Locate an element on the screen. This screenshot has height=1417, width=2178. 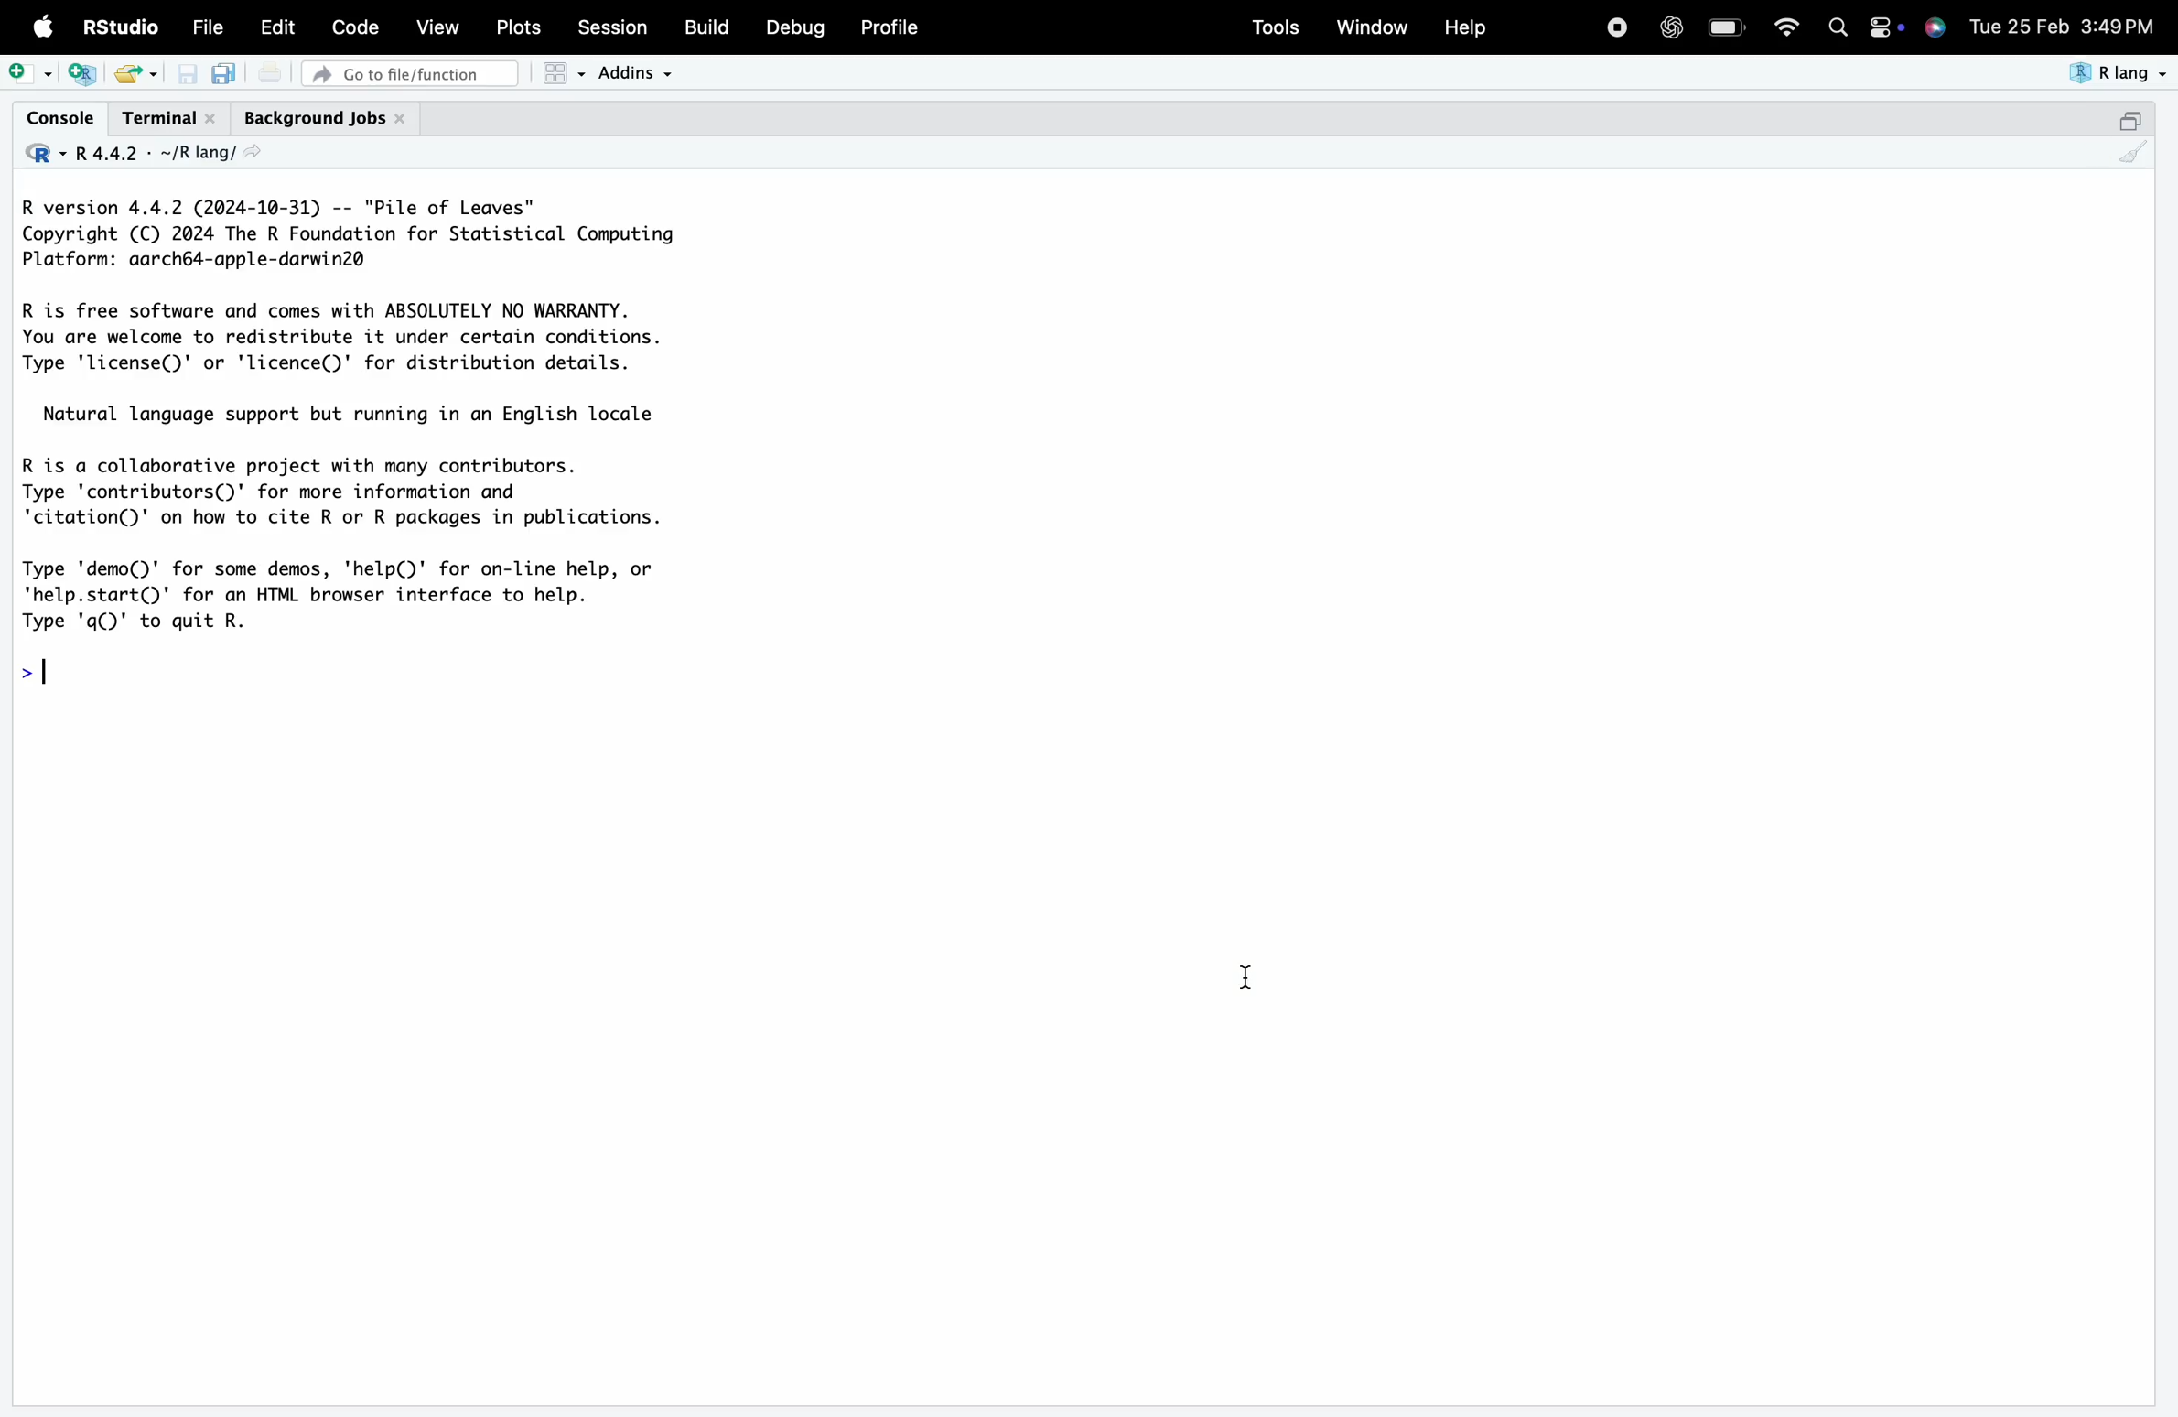
search is located at coordinates (1838, 27).